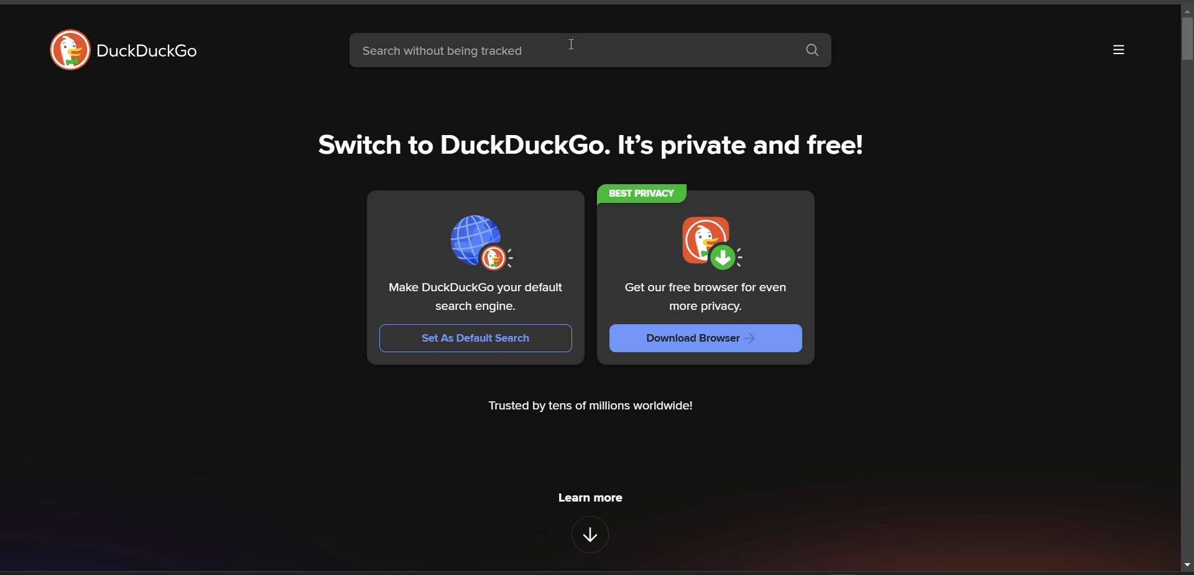 This screenshot has width=1194, height=575. I want to click on Make DuckDuckGo your default search engine., so click(478, 296).